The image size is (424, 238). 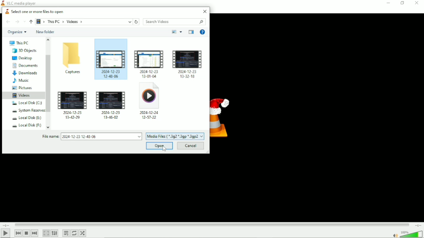 I want to click on Cancel, so click(x=190, y=146).